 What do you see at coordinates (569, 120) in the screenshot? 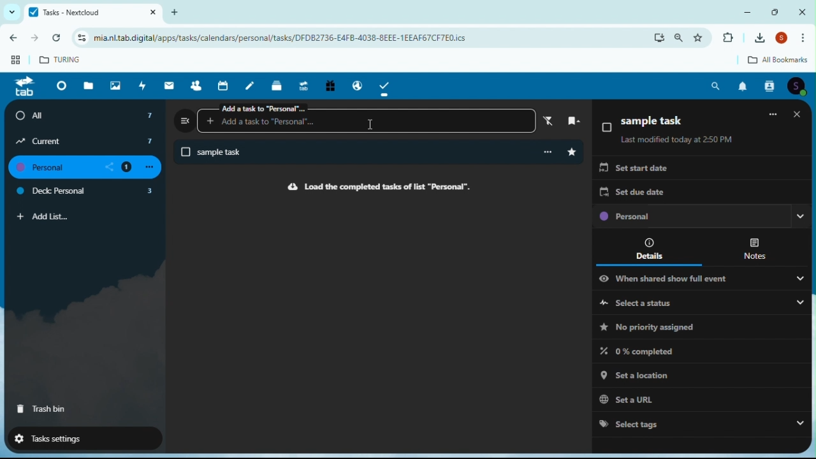
I see `bookmark` at bounding box center [569, 120].